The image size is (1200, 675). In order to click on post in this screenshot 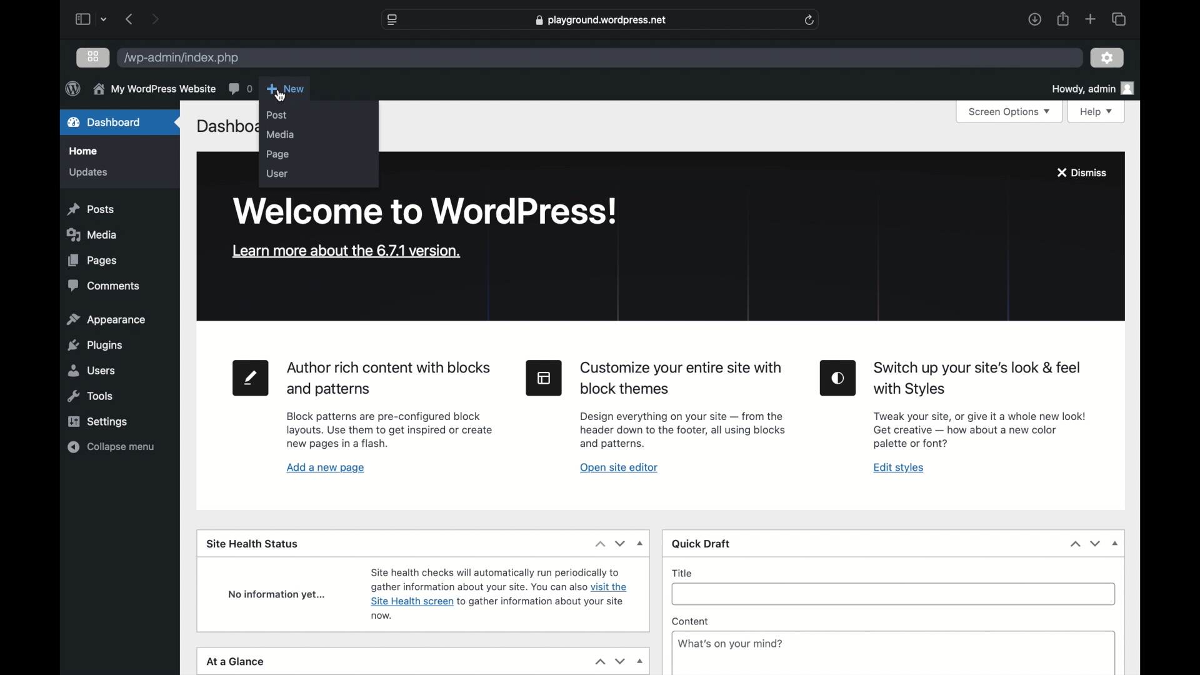, I will do `click(277, 115)`.